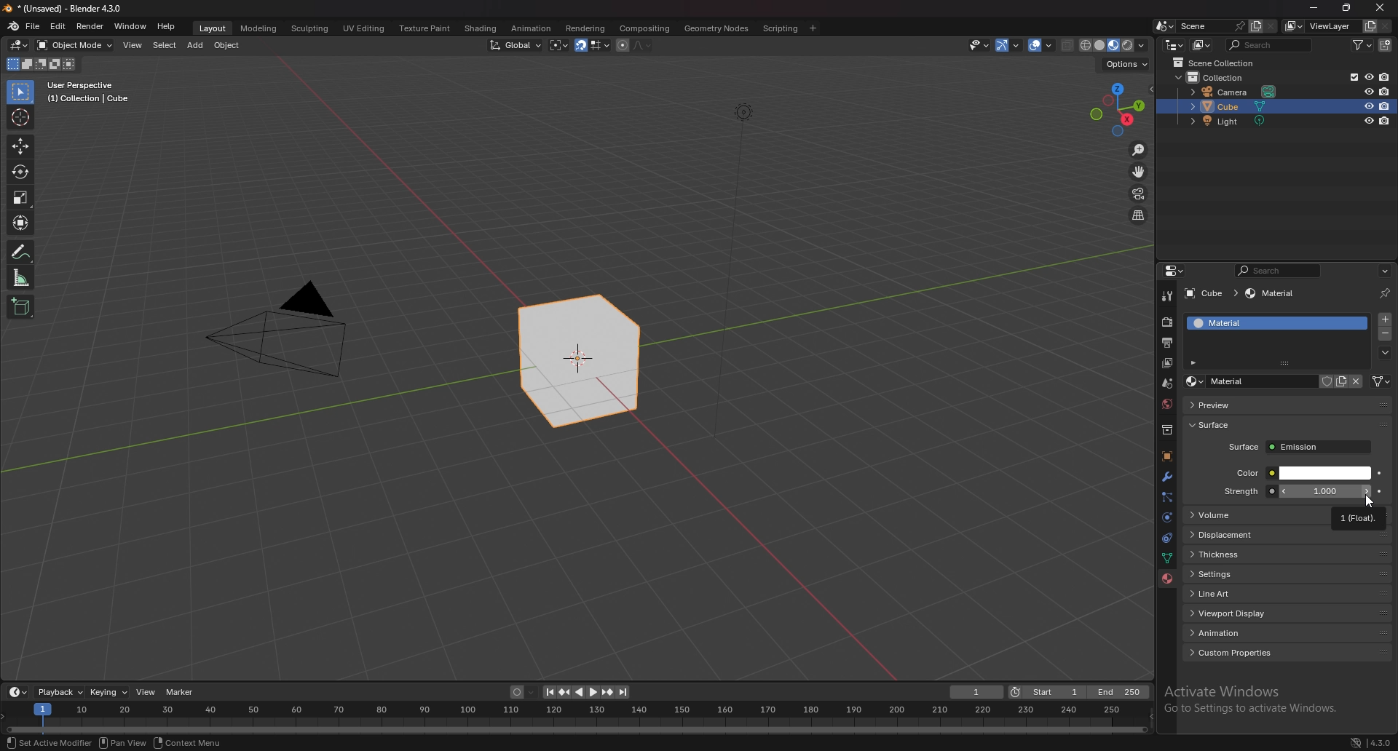 The image size is (1398, 751). I want to click on jump to endpoint, so click(623, 692).